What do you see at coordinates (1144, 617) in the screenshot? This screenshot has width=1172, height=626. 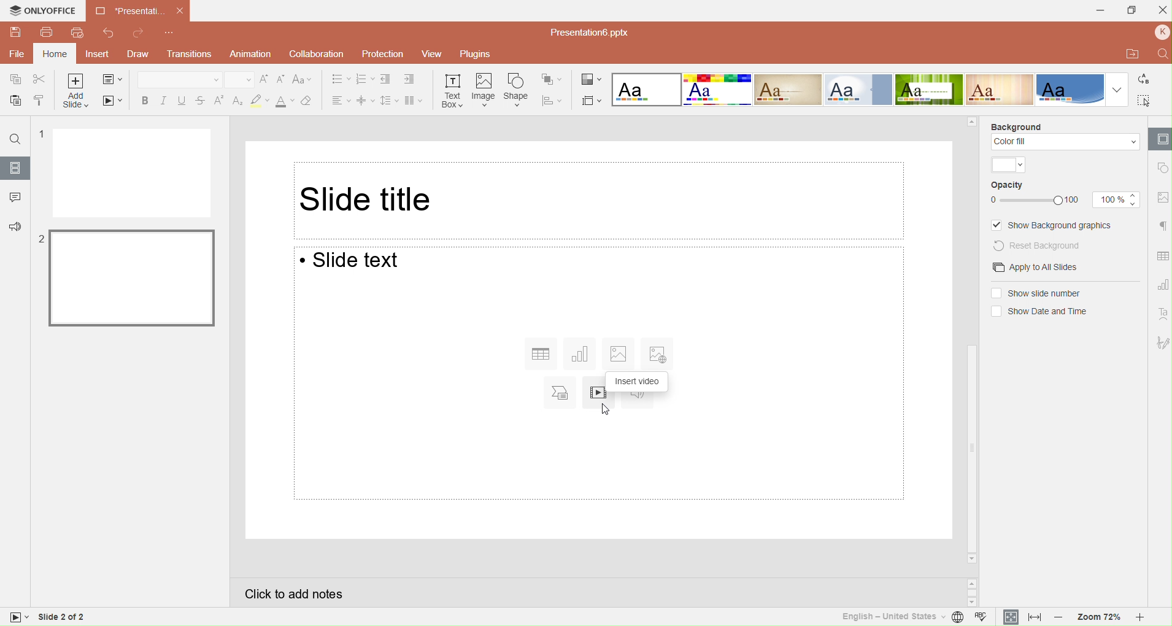 I see `Zoom in` at bounding box center [1144, 617].